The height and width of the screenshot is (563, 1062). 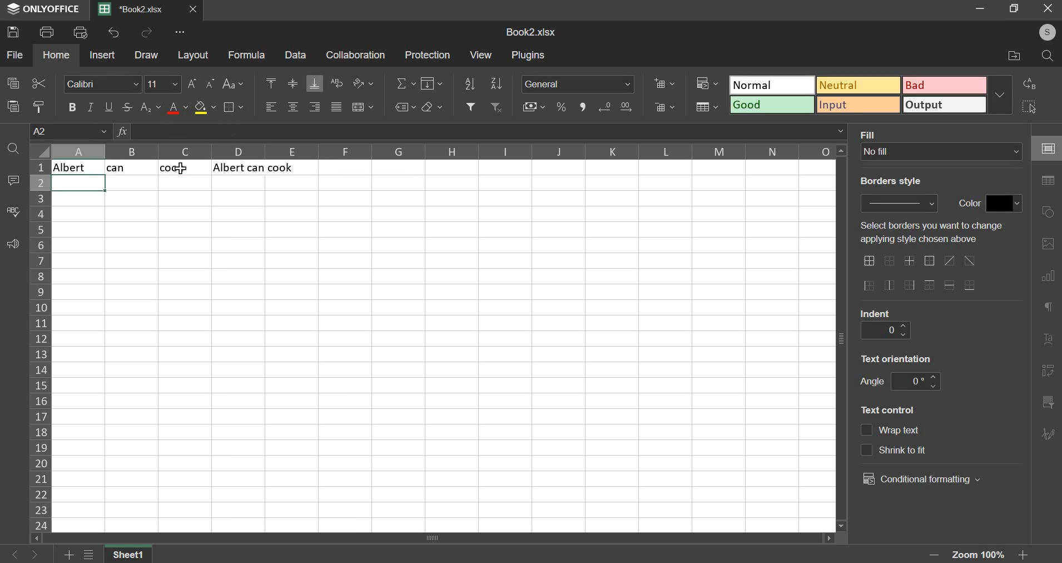 What do you see at coordinates (315, 107) in the screenshot?
I see `align right` at bounding box center [315, 107].